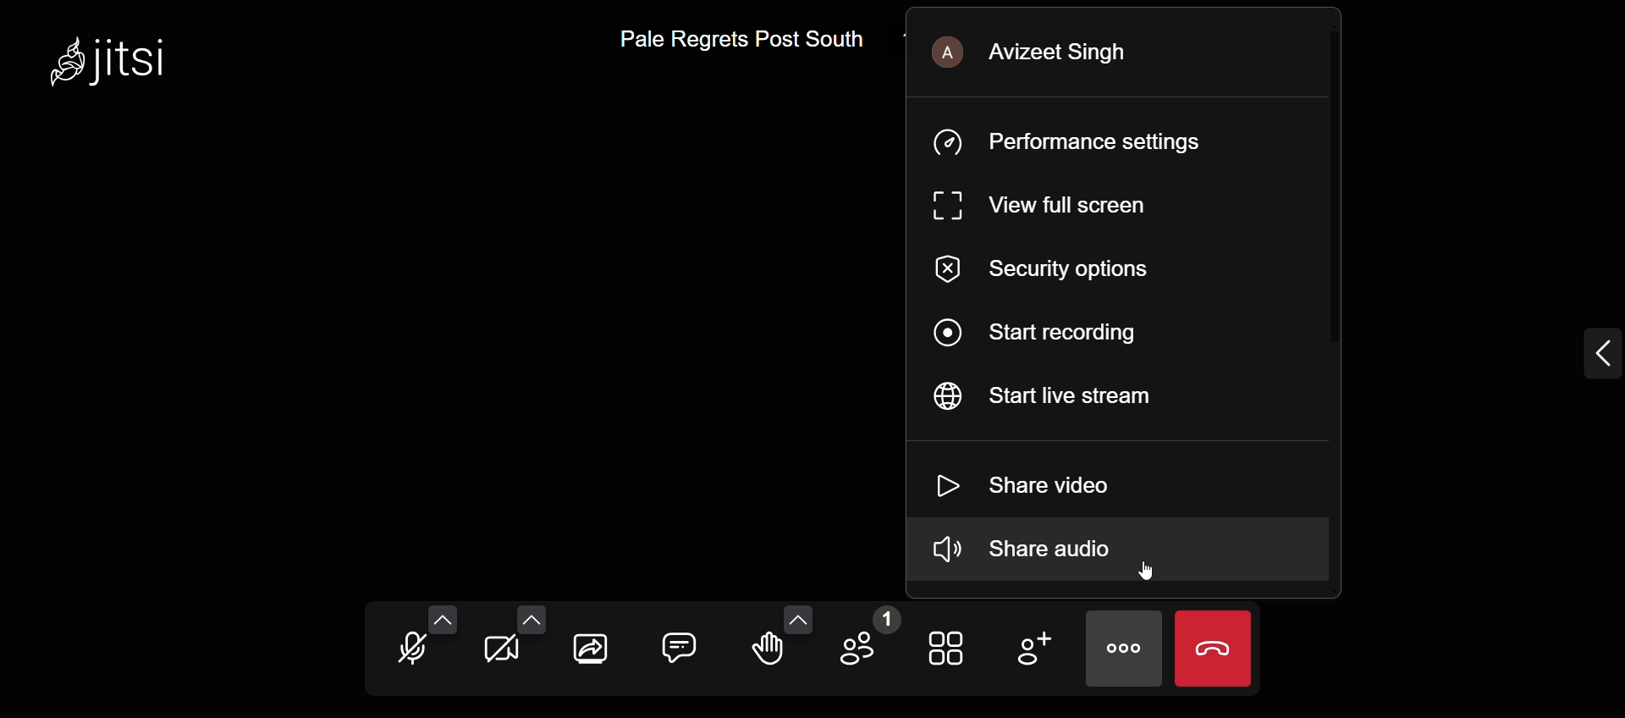 This screenshot has width=1625, height=718. Describe the element at coordinates (1122, 650) in the screenshot. I see `more actions` at that location.